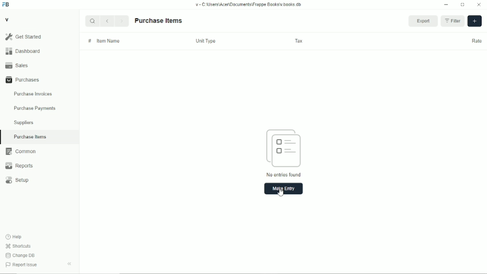 This screenshot has width=487, height=274. I want to click on filter, so click(453, 21).